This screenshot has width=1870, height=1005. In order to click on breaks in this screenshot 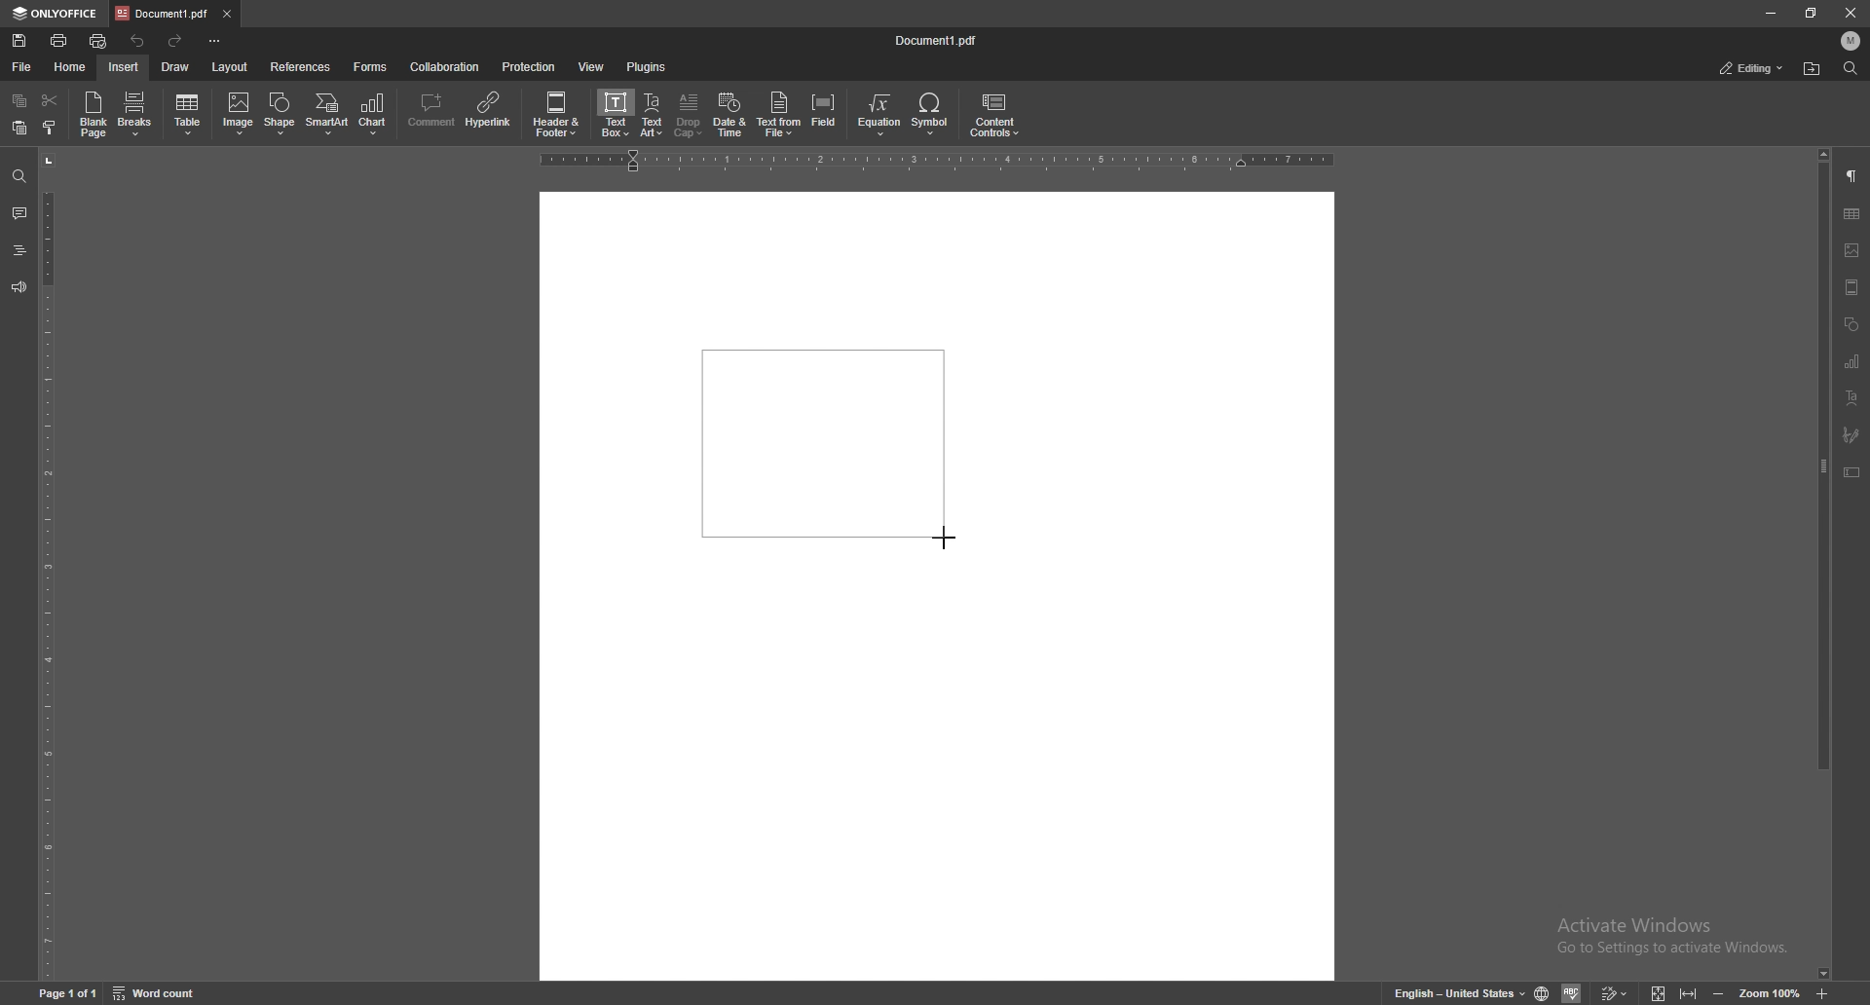, I will do `click(135, 114)`.